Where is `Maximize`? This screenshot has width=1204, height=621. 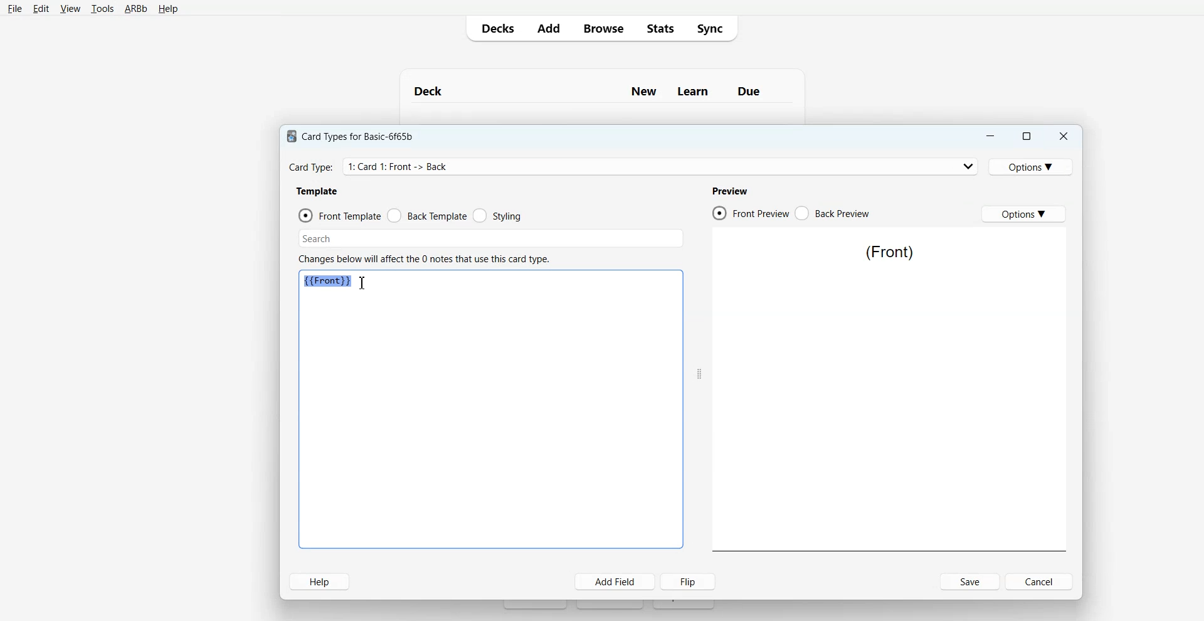 Maximize is located at coordinates (1028, 135).